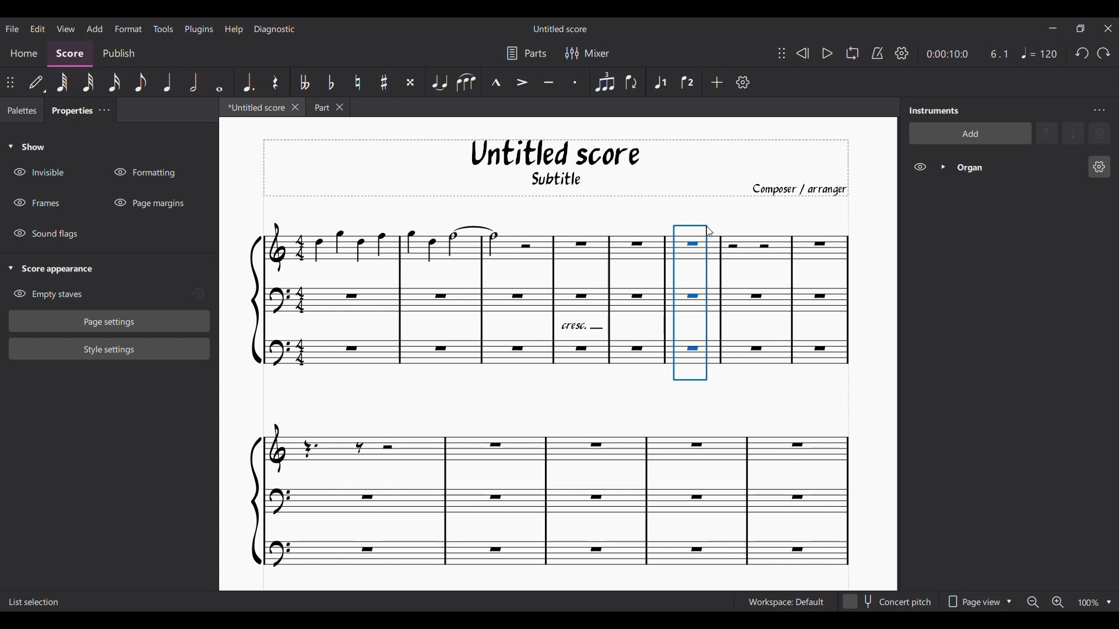 The width and height of the screenshot is (1119, 629). I want to click on Staccato, so click(578, 83).